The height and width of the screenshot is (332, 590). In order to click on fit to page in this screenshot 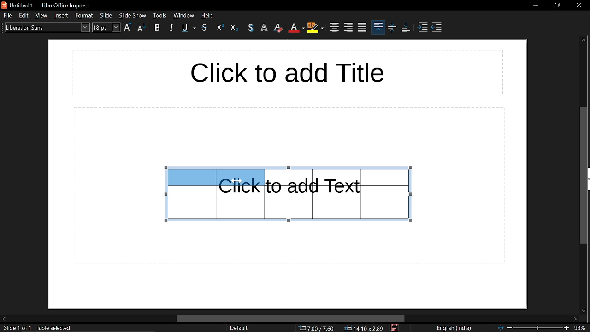, I will do `click(500, 327)`.